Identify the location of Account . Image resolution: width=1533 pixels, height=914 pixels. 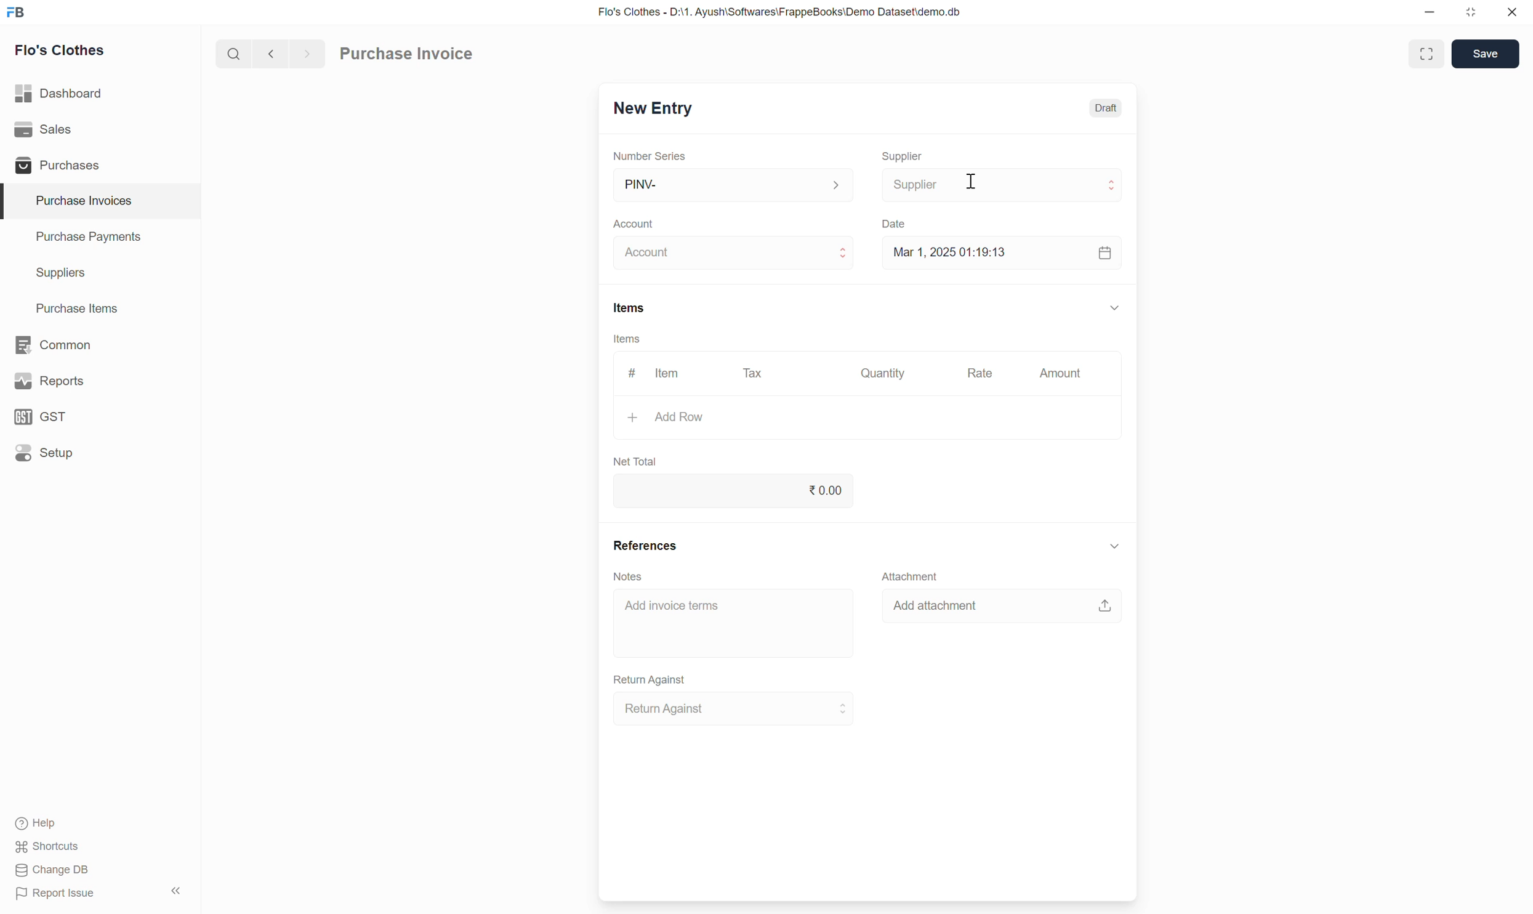
(734, 251).